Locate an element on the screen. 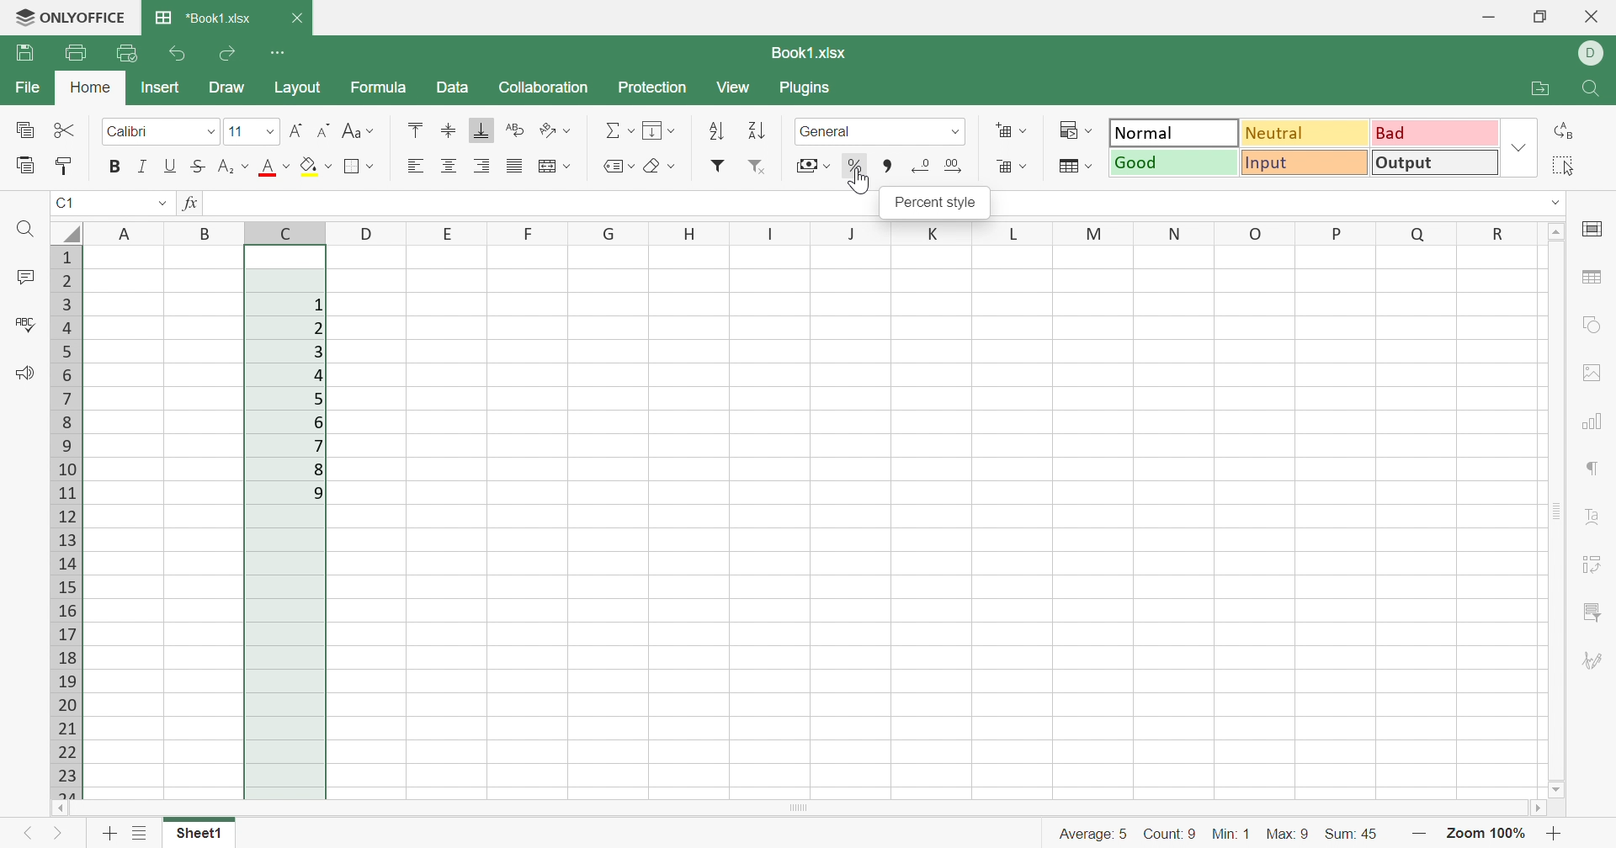 This screenshot has width=1616, height=848. Decrease decimals is located at coordinates (922, 167).